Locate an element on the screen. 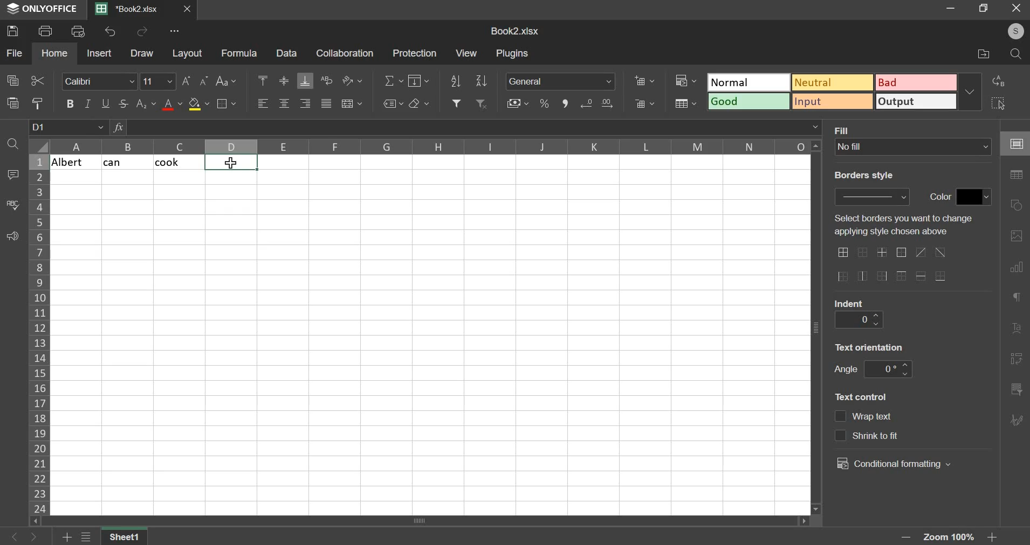 The height and width of the screenshot is (545, 1030). Current sheets is located at coordinates (132, 9).